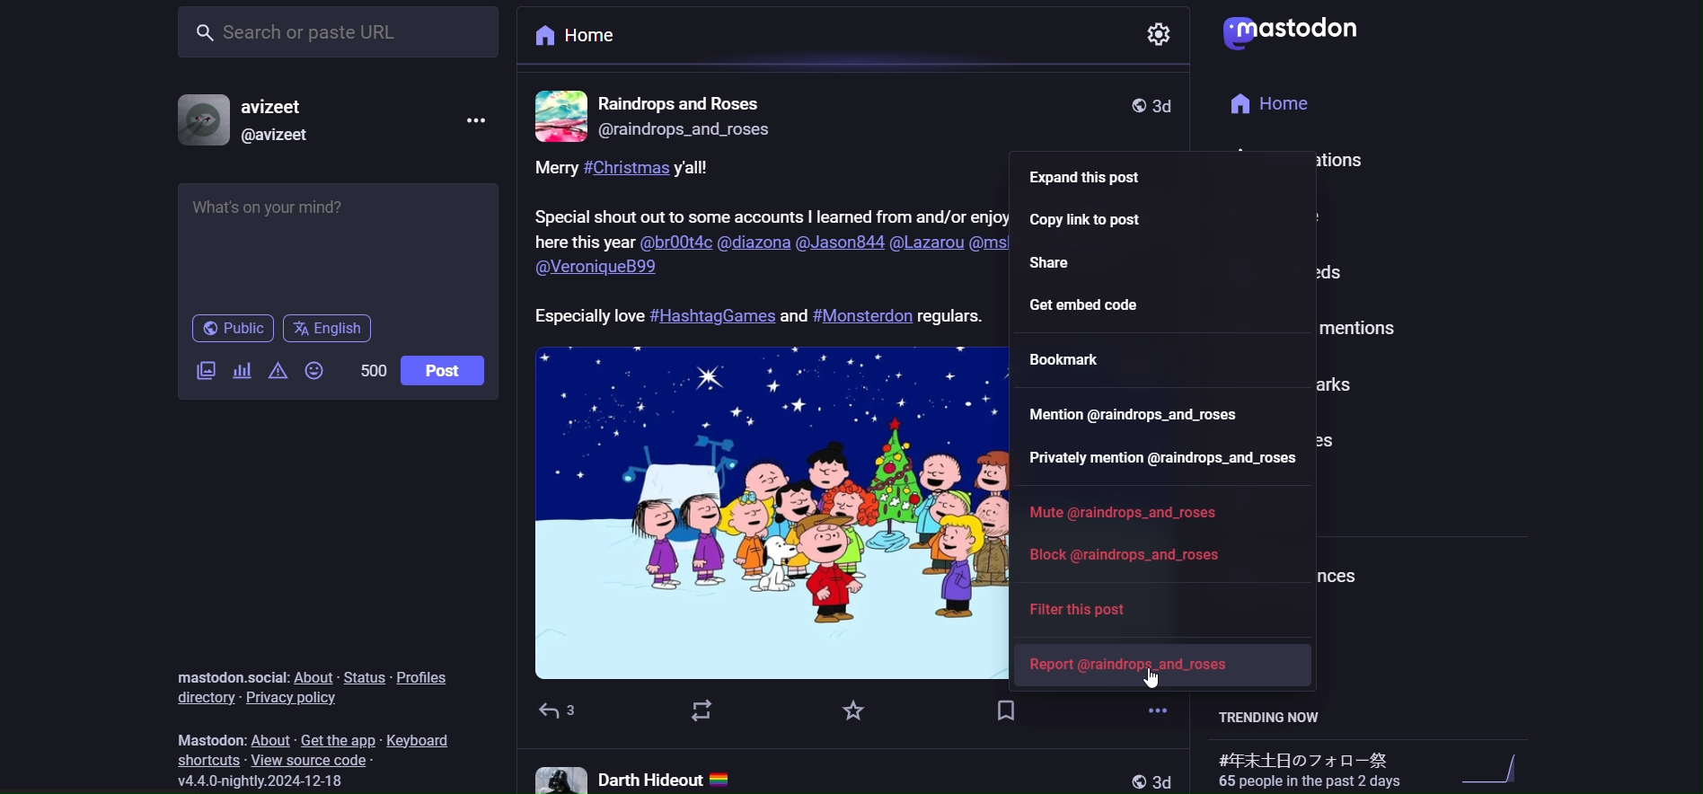 This screenshot has height=794, width=1703. Describe the element at coordinates (277, 371) in the screenshot. I see `content warning` at that location.